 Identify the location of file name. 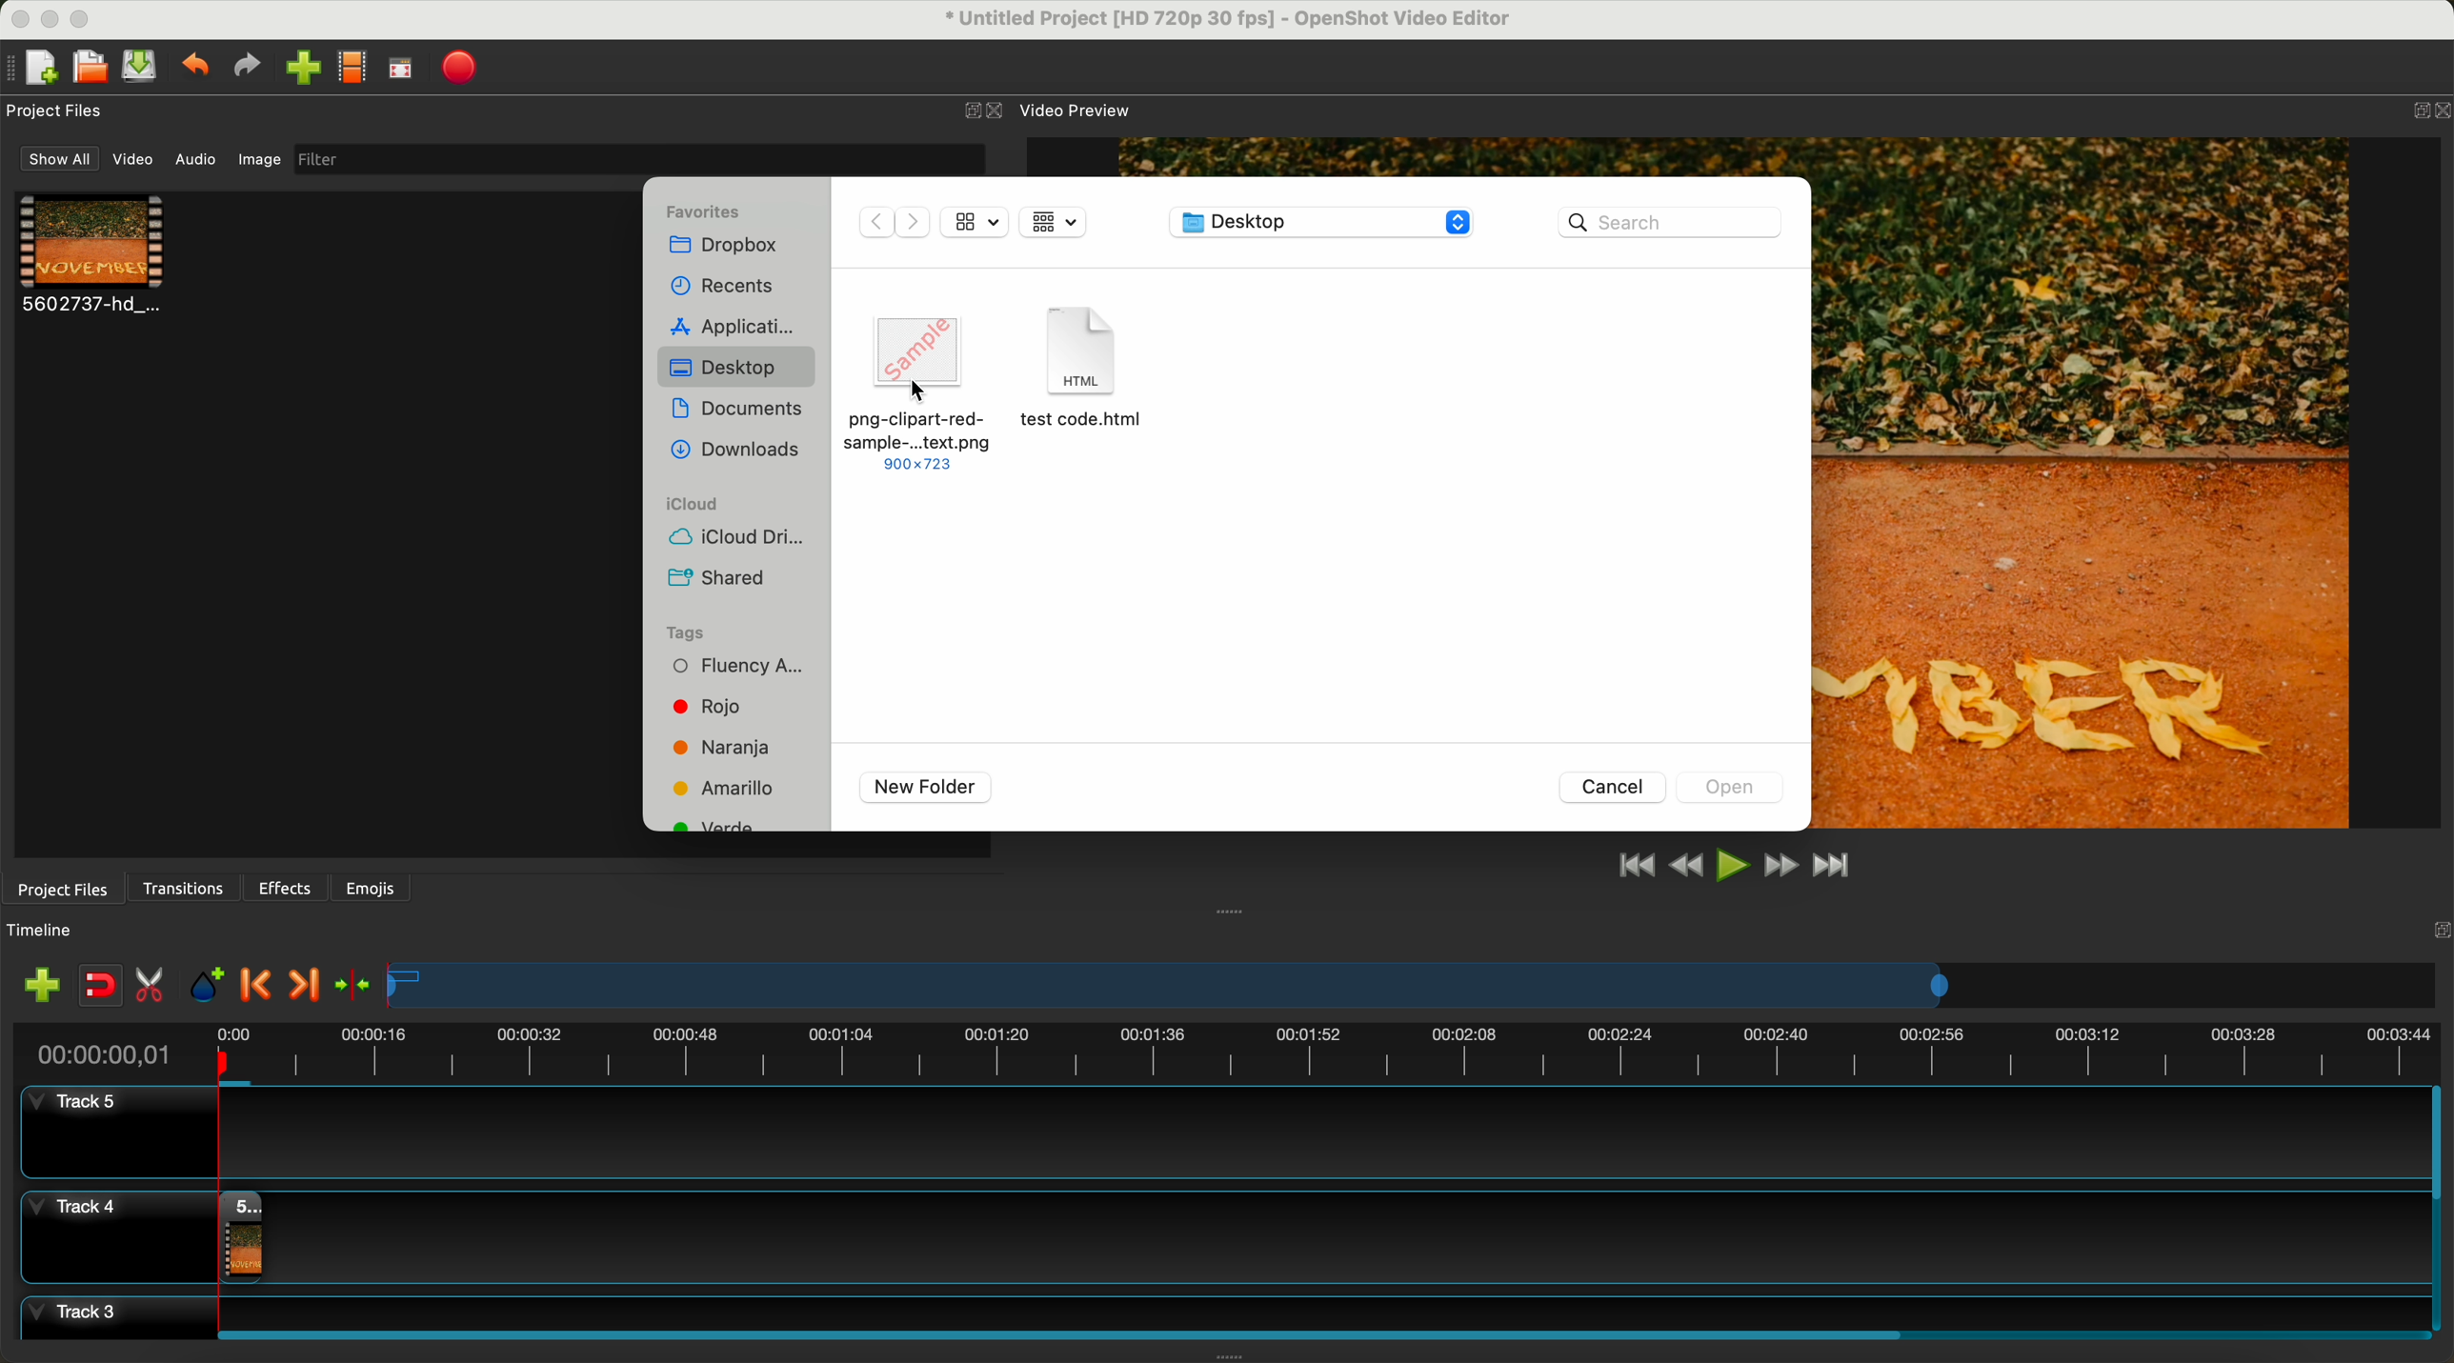
(1217, 22).